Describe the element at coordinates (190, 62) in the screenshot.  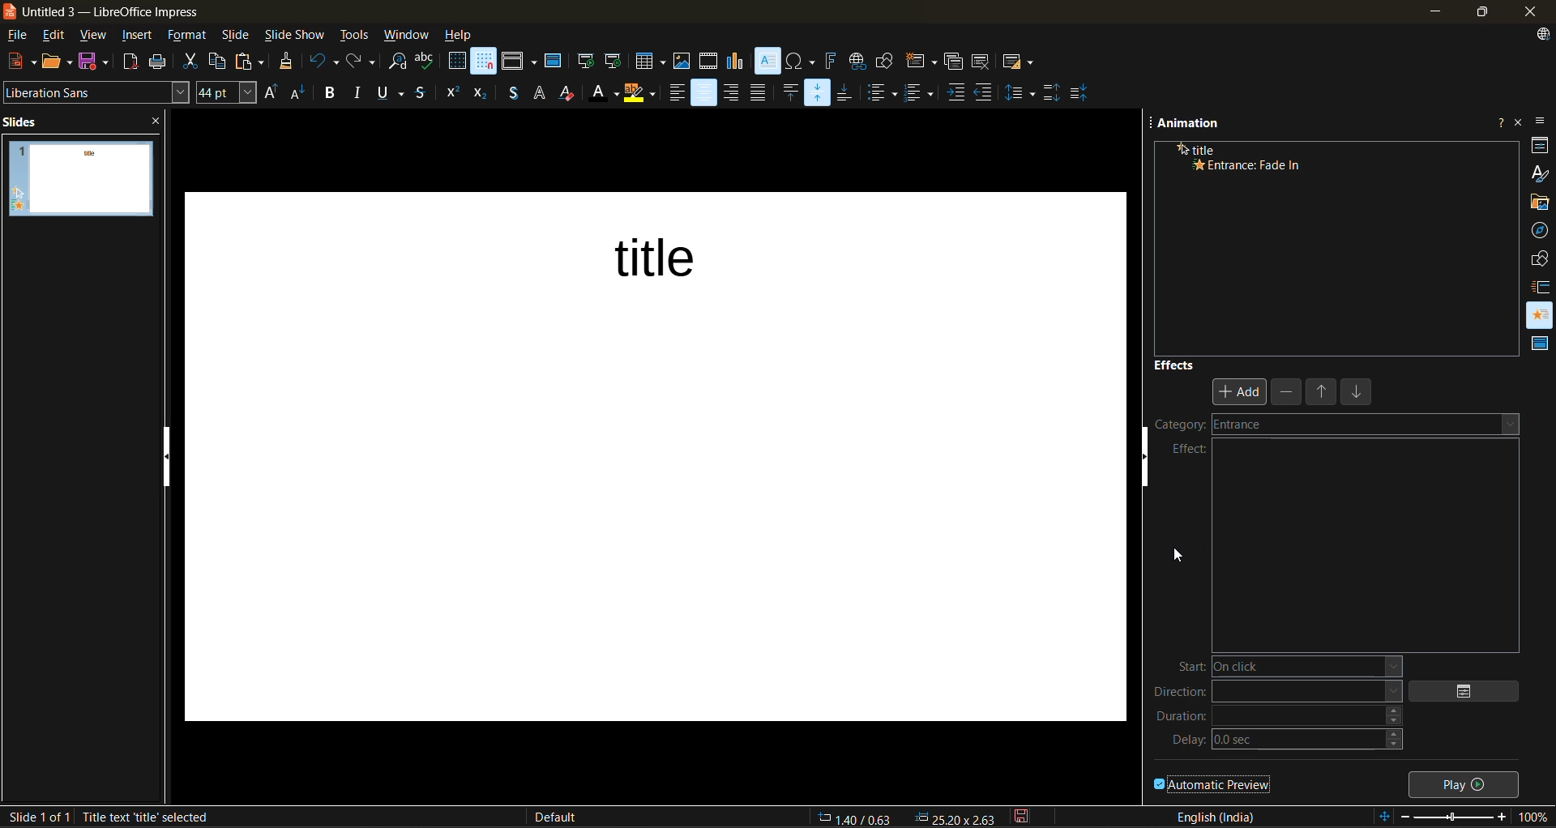
I see `cut` at that location.